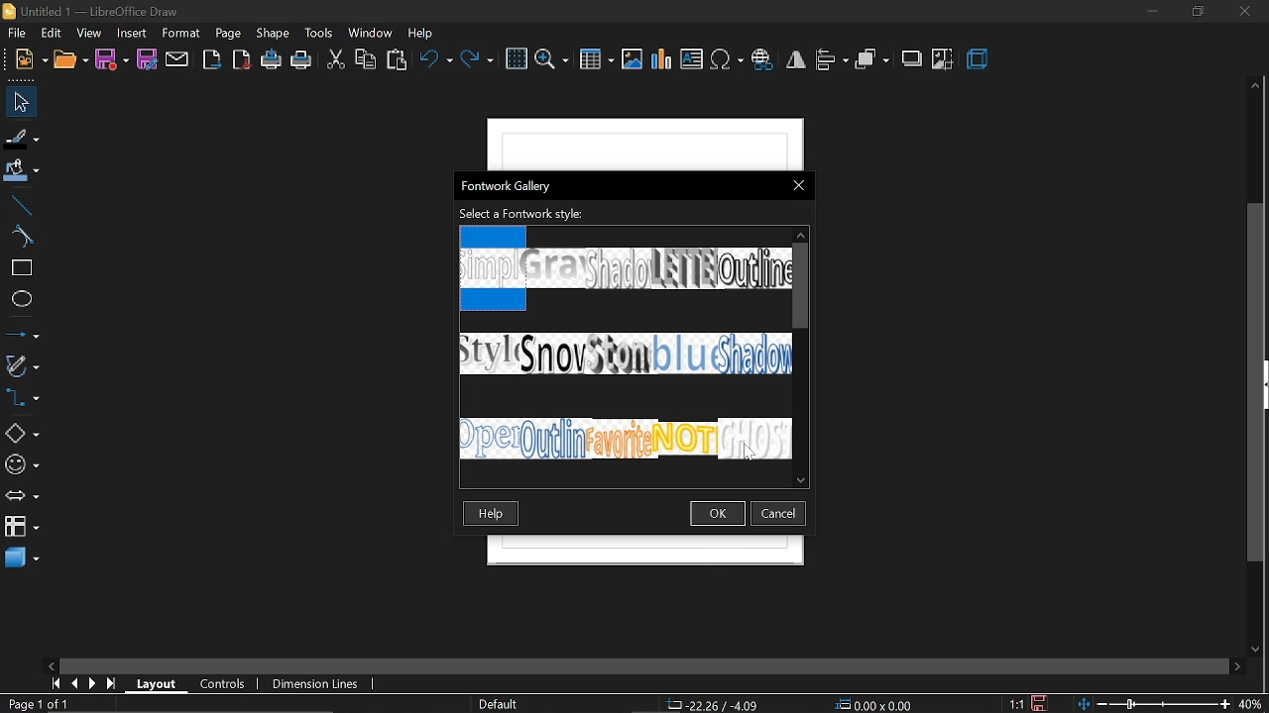 The width and height of the screenshot is (1269, 713). What do you see at coordinates (423, 35) in the screenshot?
I see `help` at bounding box center [423, 35].